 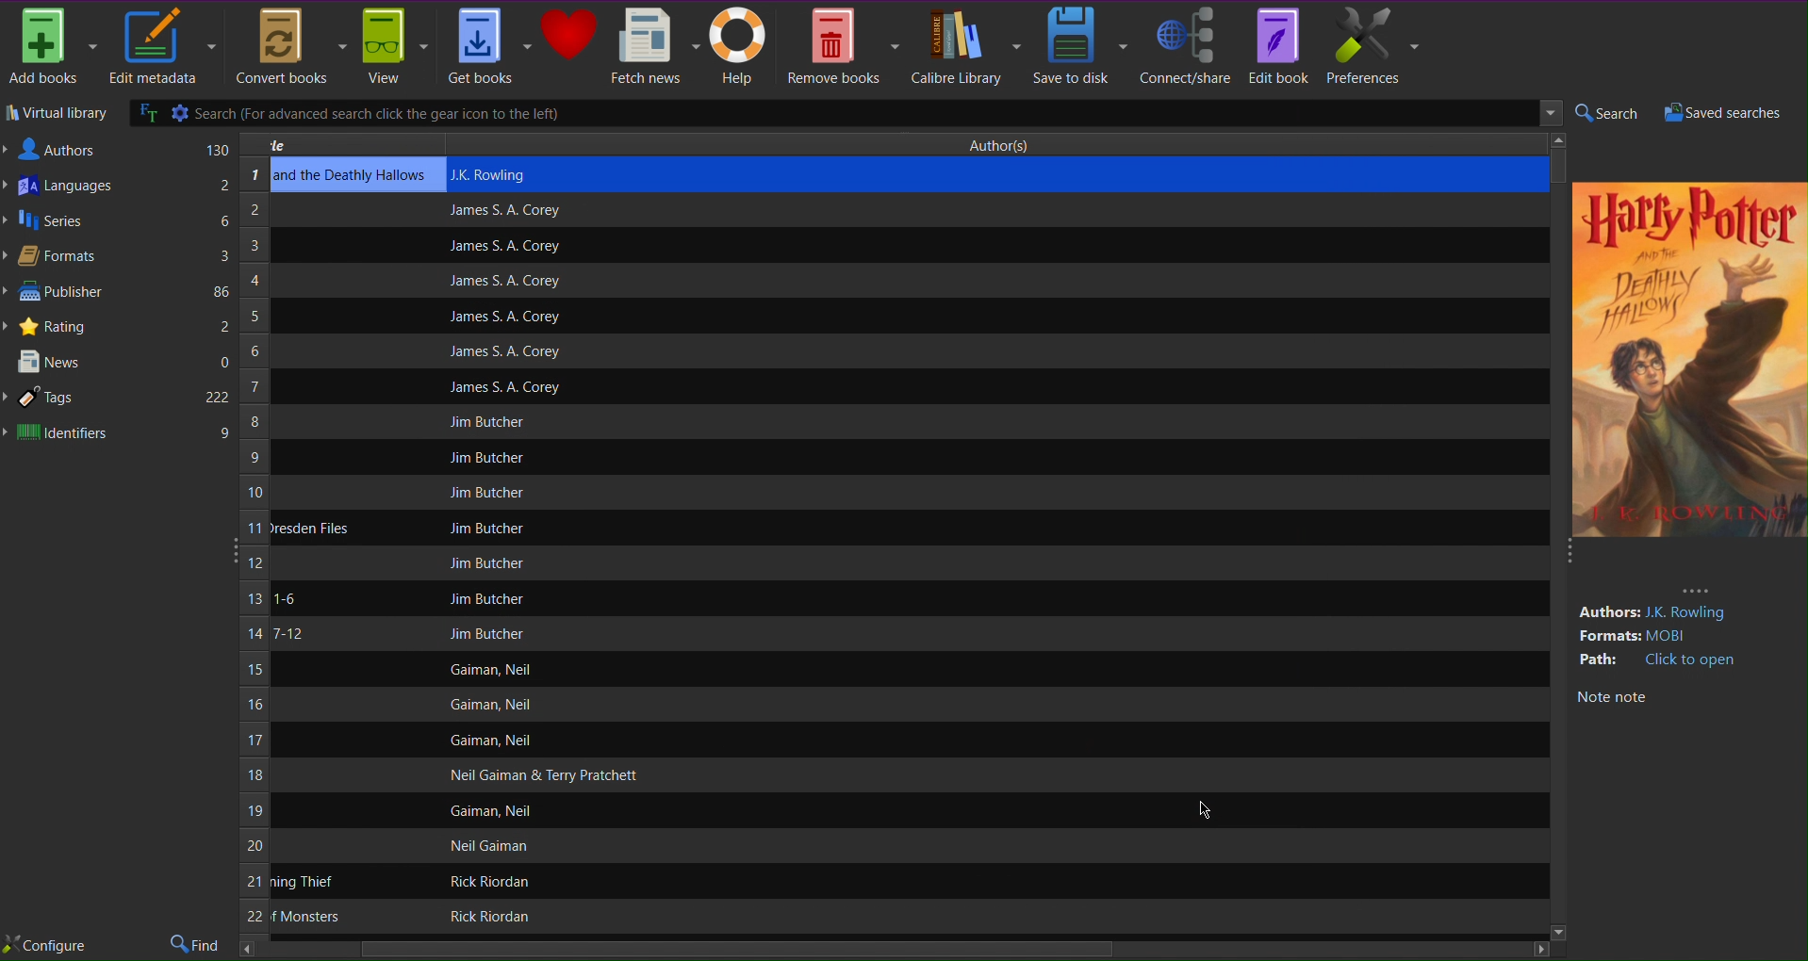 I want to click on Series, so click(x=119, y=222).